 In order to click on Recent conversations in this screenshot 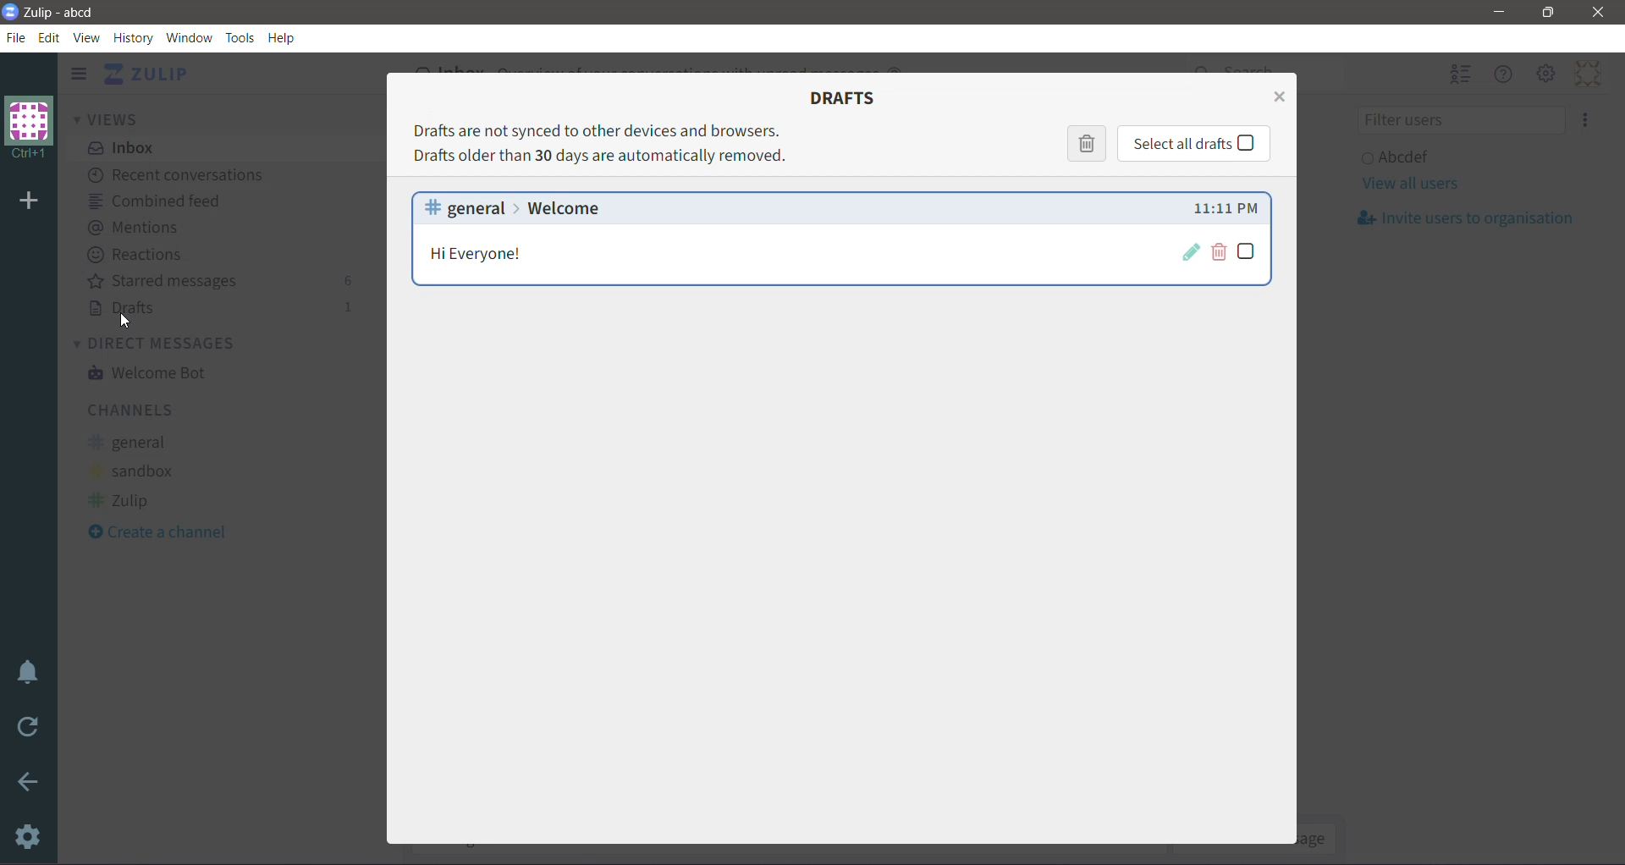, I will do `click(181, 176)`.